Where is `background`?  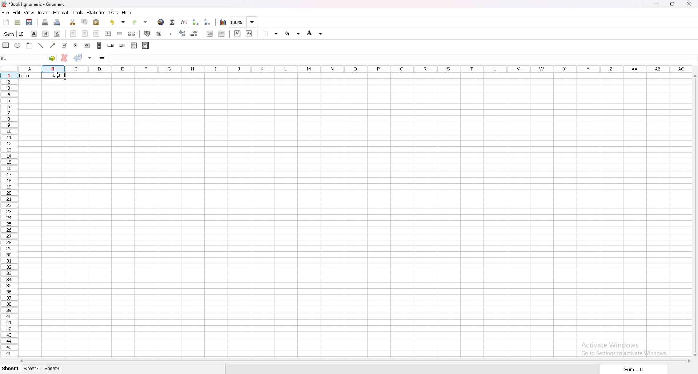 background is located at coordinates (292, 34).